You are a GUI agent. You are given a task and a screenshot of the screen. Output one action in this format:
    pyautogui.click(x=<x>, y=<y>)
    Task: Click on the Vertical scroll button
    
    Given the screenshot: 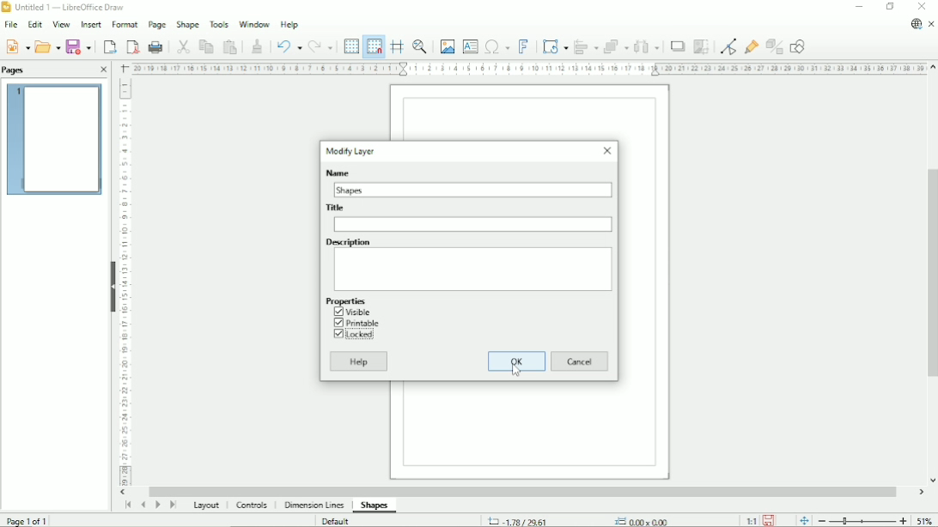 What is the action you would take?
    pyautogui.click(x=931, y=480)
    